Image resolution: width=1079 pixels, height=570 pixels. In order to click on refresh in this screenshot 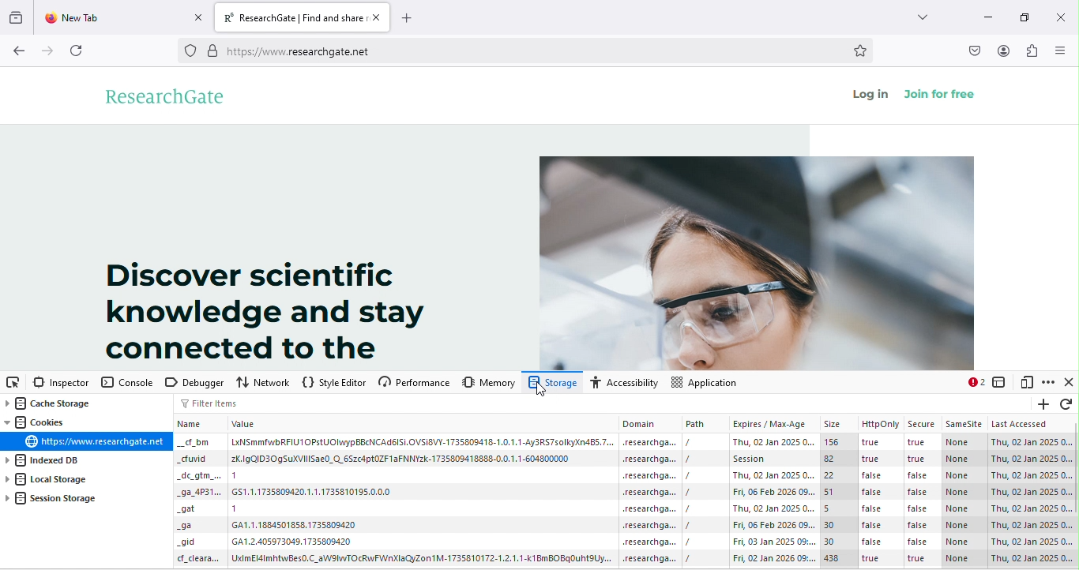, I will do `click(81, 48)`.